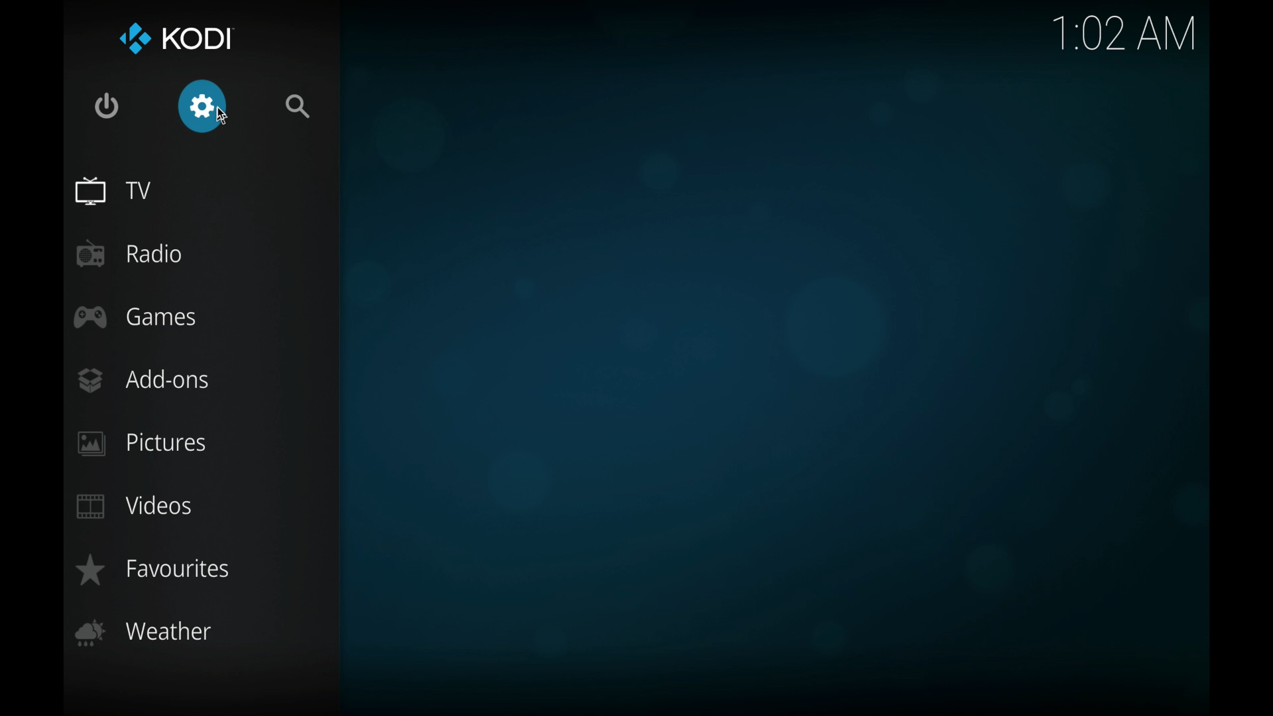 The height and width of the screenshot is (716, 1273). Describe the element at coordinates (142, 380) in the screenshot. I see `add-ons` at that location.